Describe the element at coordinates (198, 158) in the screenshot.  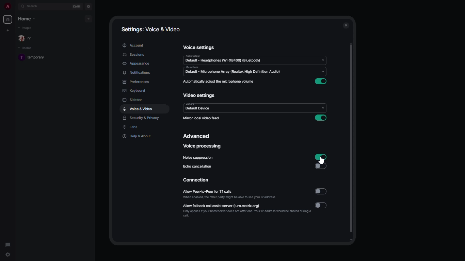
I see `noise suppression` at that location.